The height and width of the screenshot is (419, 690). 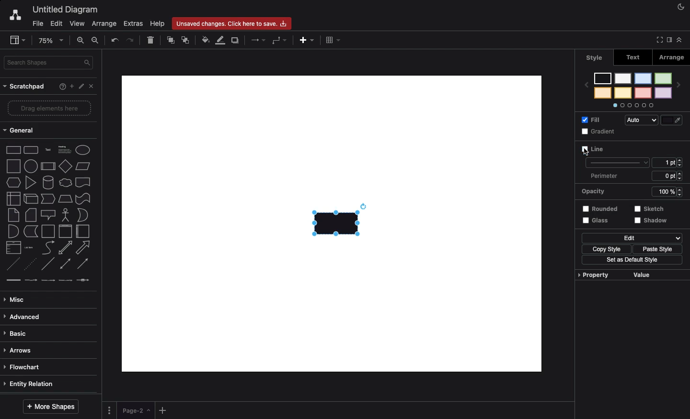 I want to click on color 7, so click(x=602, y=78).